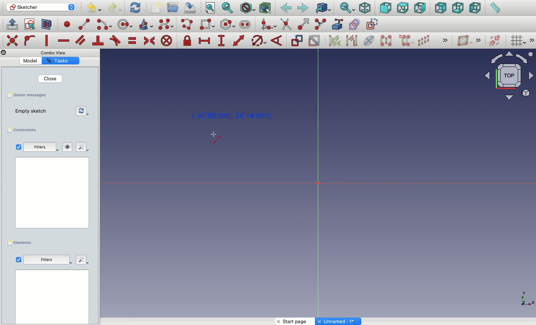 This screenshot has height=325, width=536. Describe the element at coordinates (82, 111) in the screenshot. I see `Refresh` at that location.